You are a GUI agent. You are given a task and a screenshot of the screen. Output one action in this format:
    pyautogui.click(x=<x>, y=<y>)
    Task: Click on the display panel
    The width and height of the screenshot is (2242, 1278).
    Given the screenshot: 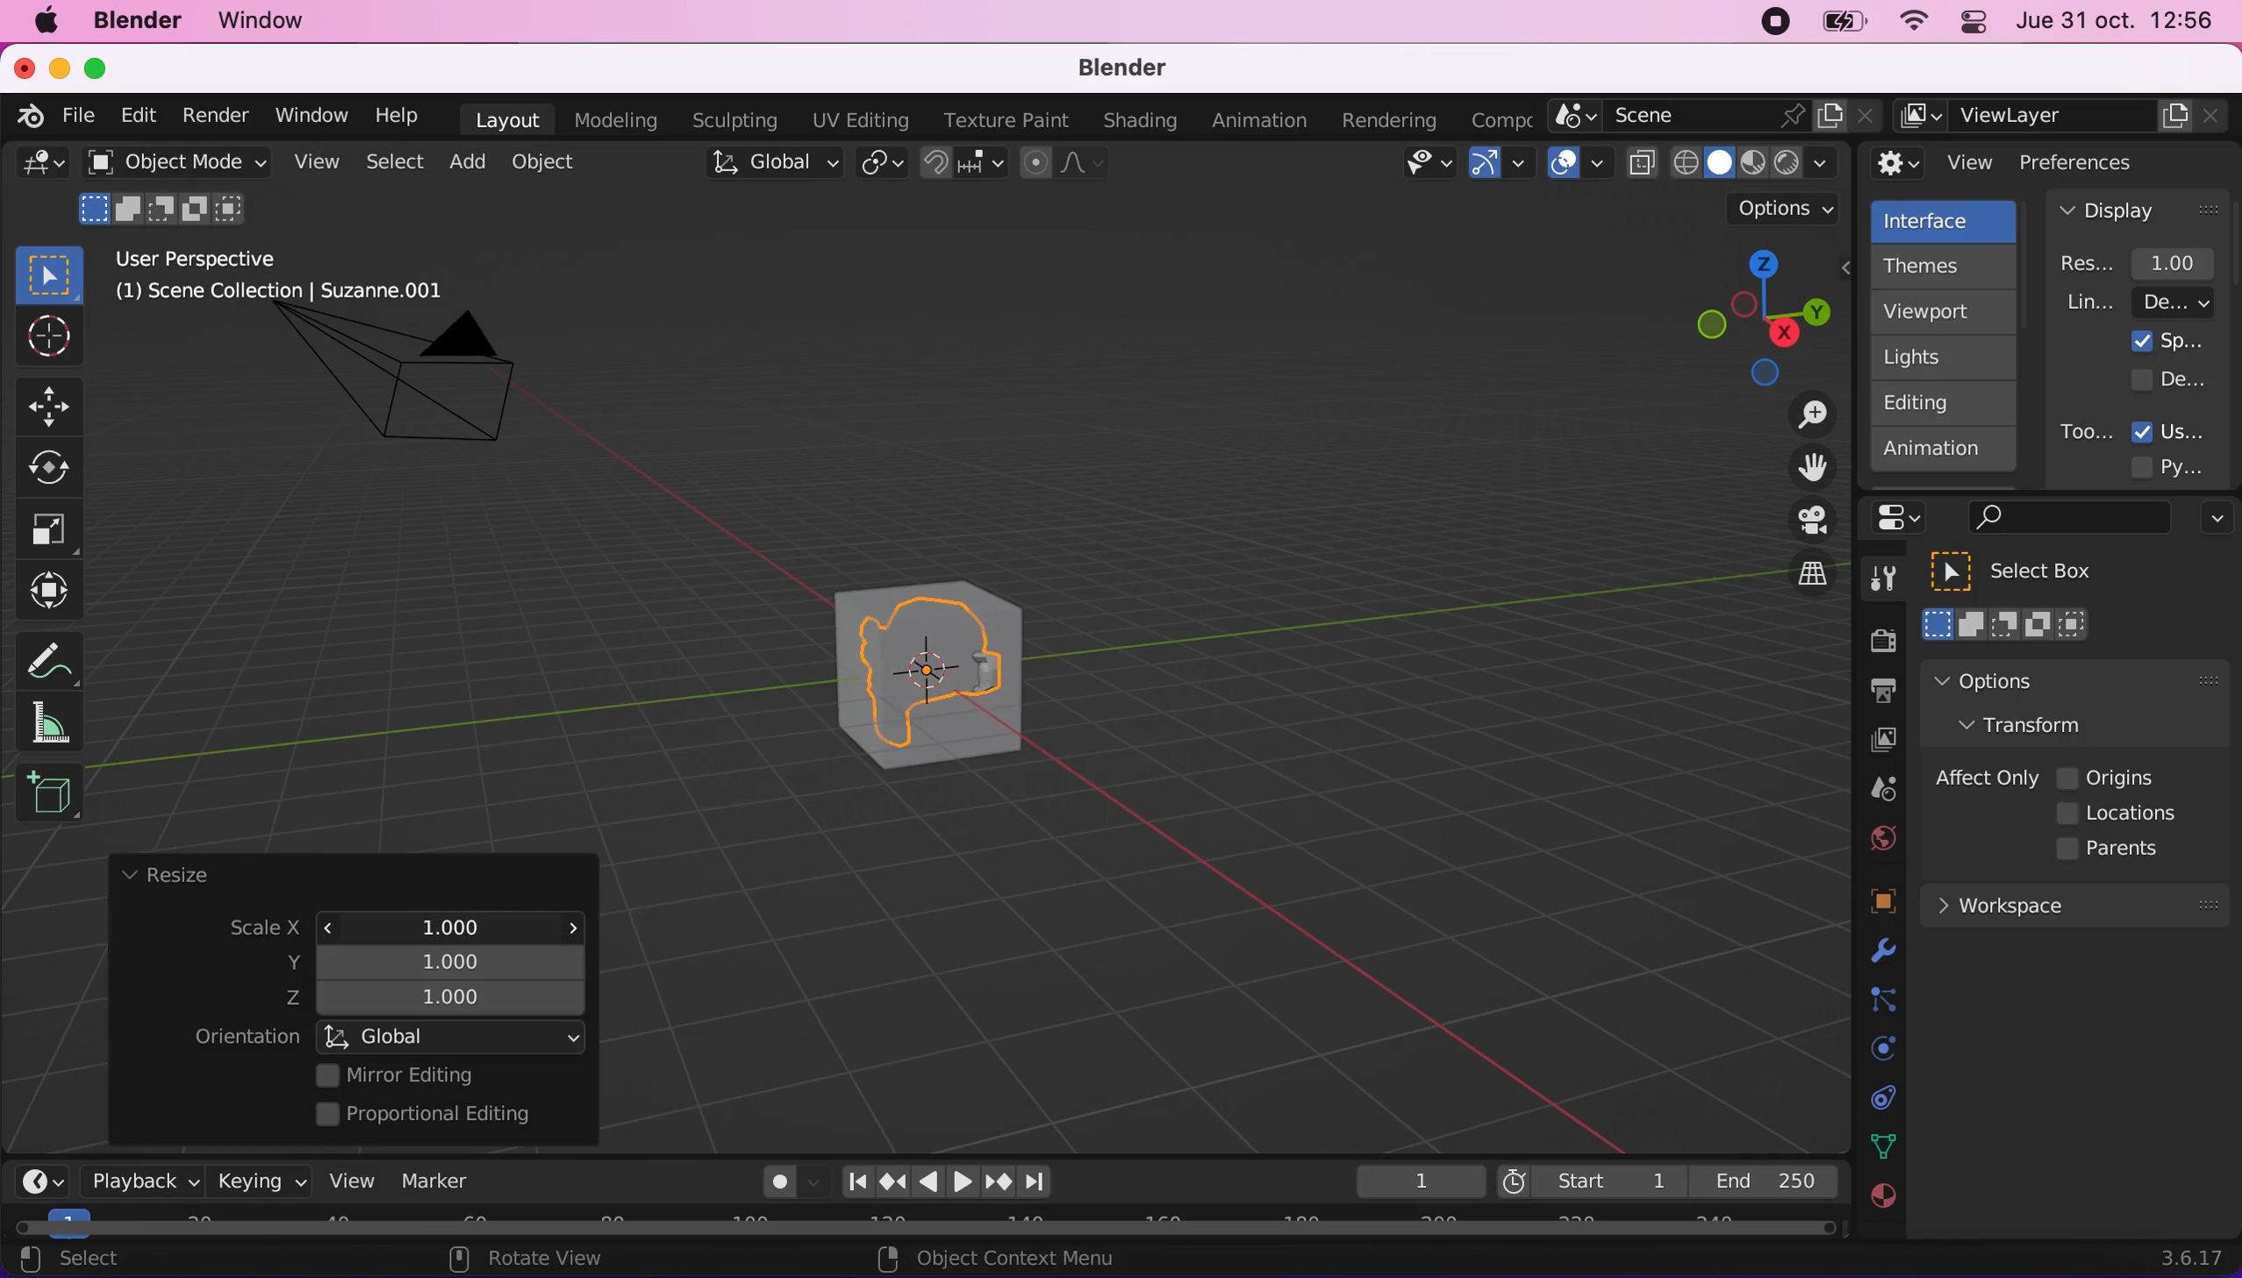 What is the action you would take?
    pyautogui.click(x=2138, y=209)
    